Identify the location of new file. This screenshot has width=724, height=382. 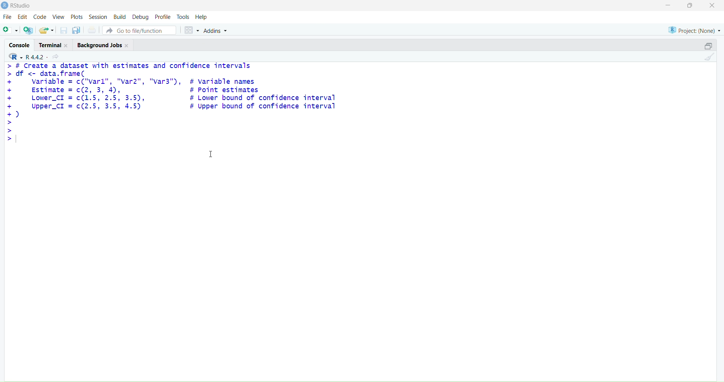
(11, 29).